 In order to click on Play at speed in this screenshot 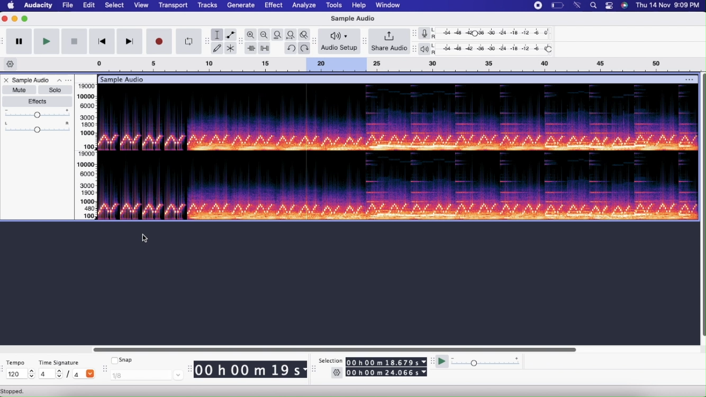, I will do `click(441, 360)`.